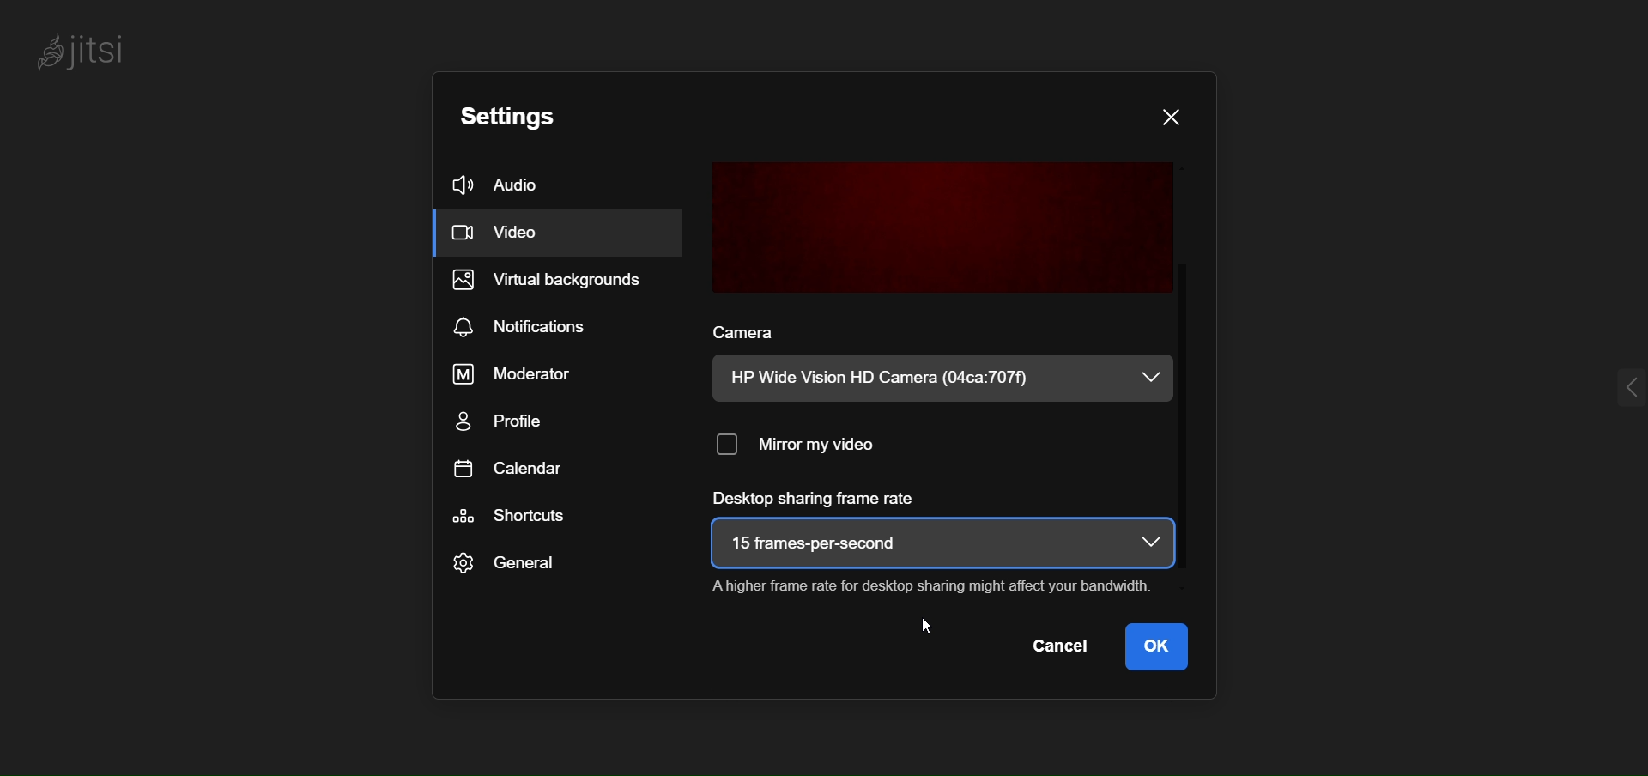 The width and height of the screenshot is (1648, 776). I want to click on calendar, so click(503, 468).